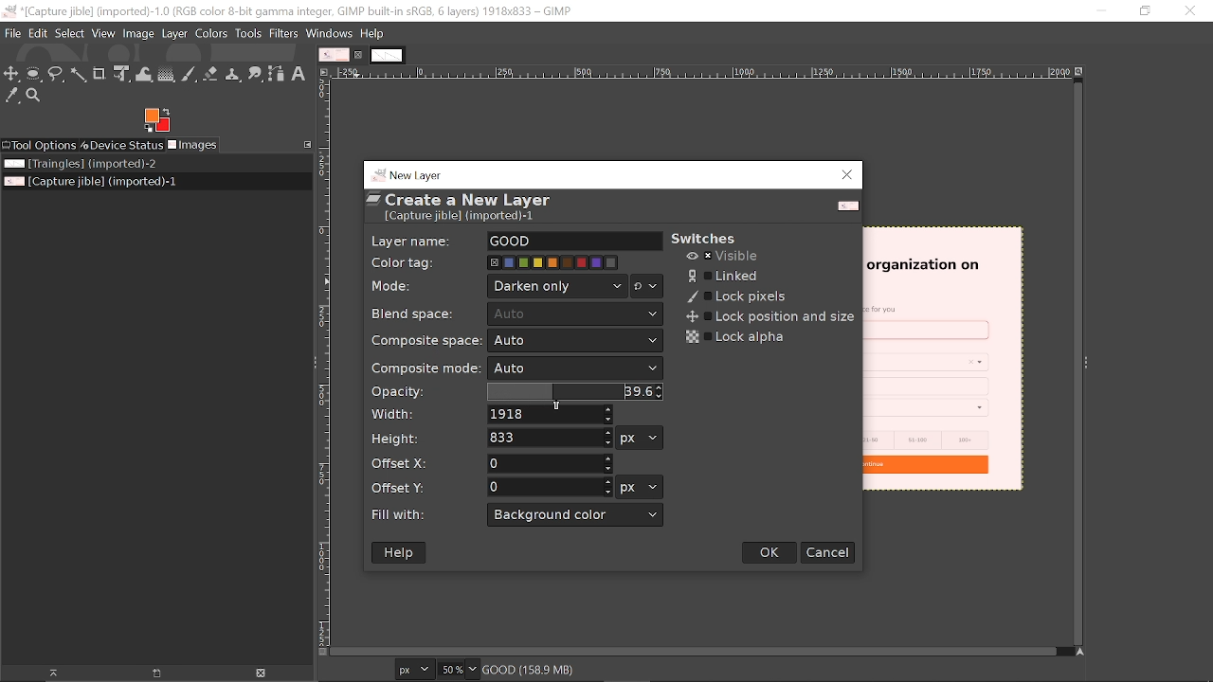 This screenshot has height=682, width=1213. What do you see at coordinates (475, 669) in the screenshot?
I see `Zoom options` at bounding box center [475, 669].